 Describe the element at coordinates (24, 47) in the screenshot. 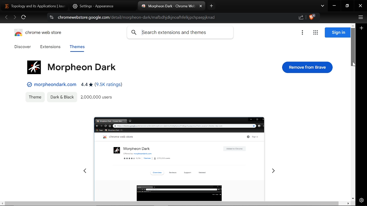

I see `Discover` at that location.